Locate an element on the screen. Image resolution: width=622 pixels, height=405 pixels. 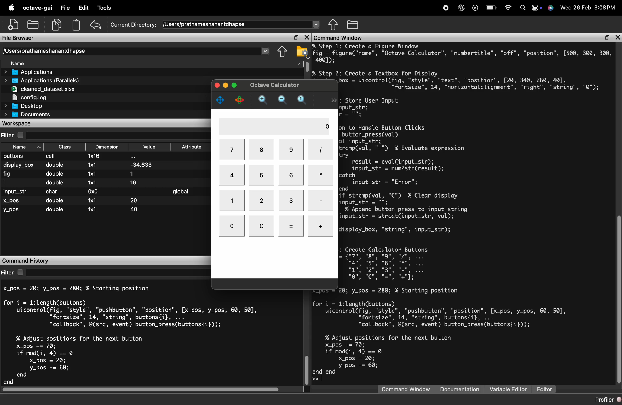
cell is located at coordinates (53, 156).